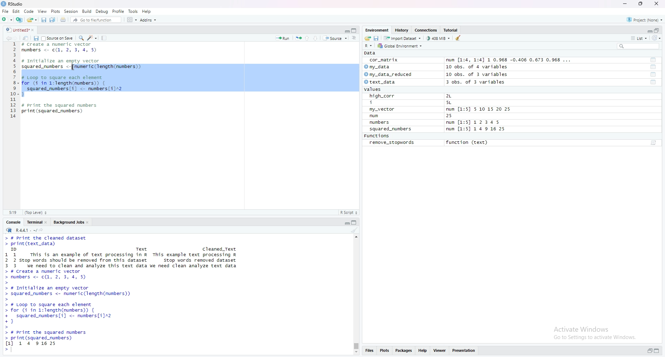 This screenshot has height=357, width=665. I want to click on i, so click(383, 103).